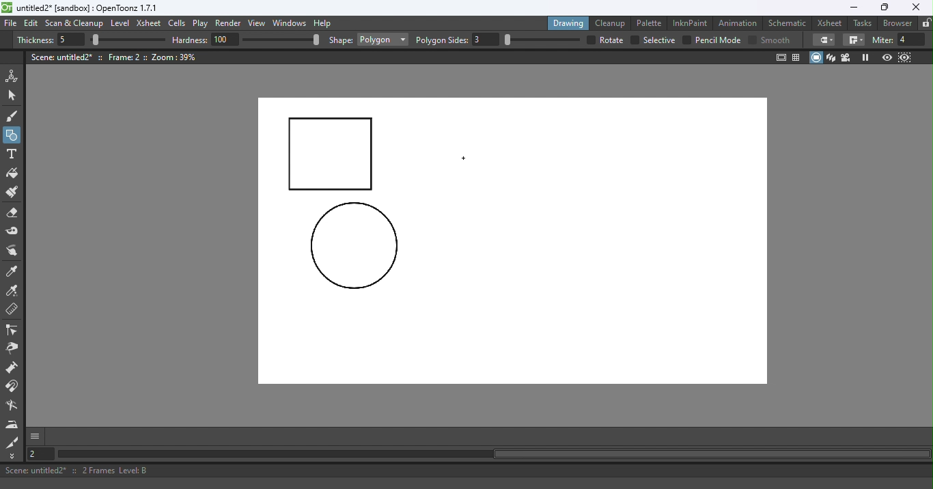 Image resolution: width=933 pixels, height=489 pixels. What do you see at coordinates (259, 25) in the screenshot?
I see `View` at bounding box center [259, 25].